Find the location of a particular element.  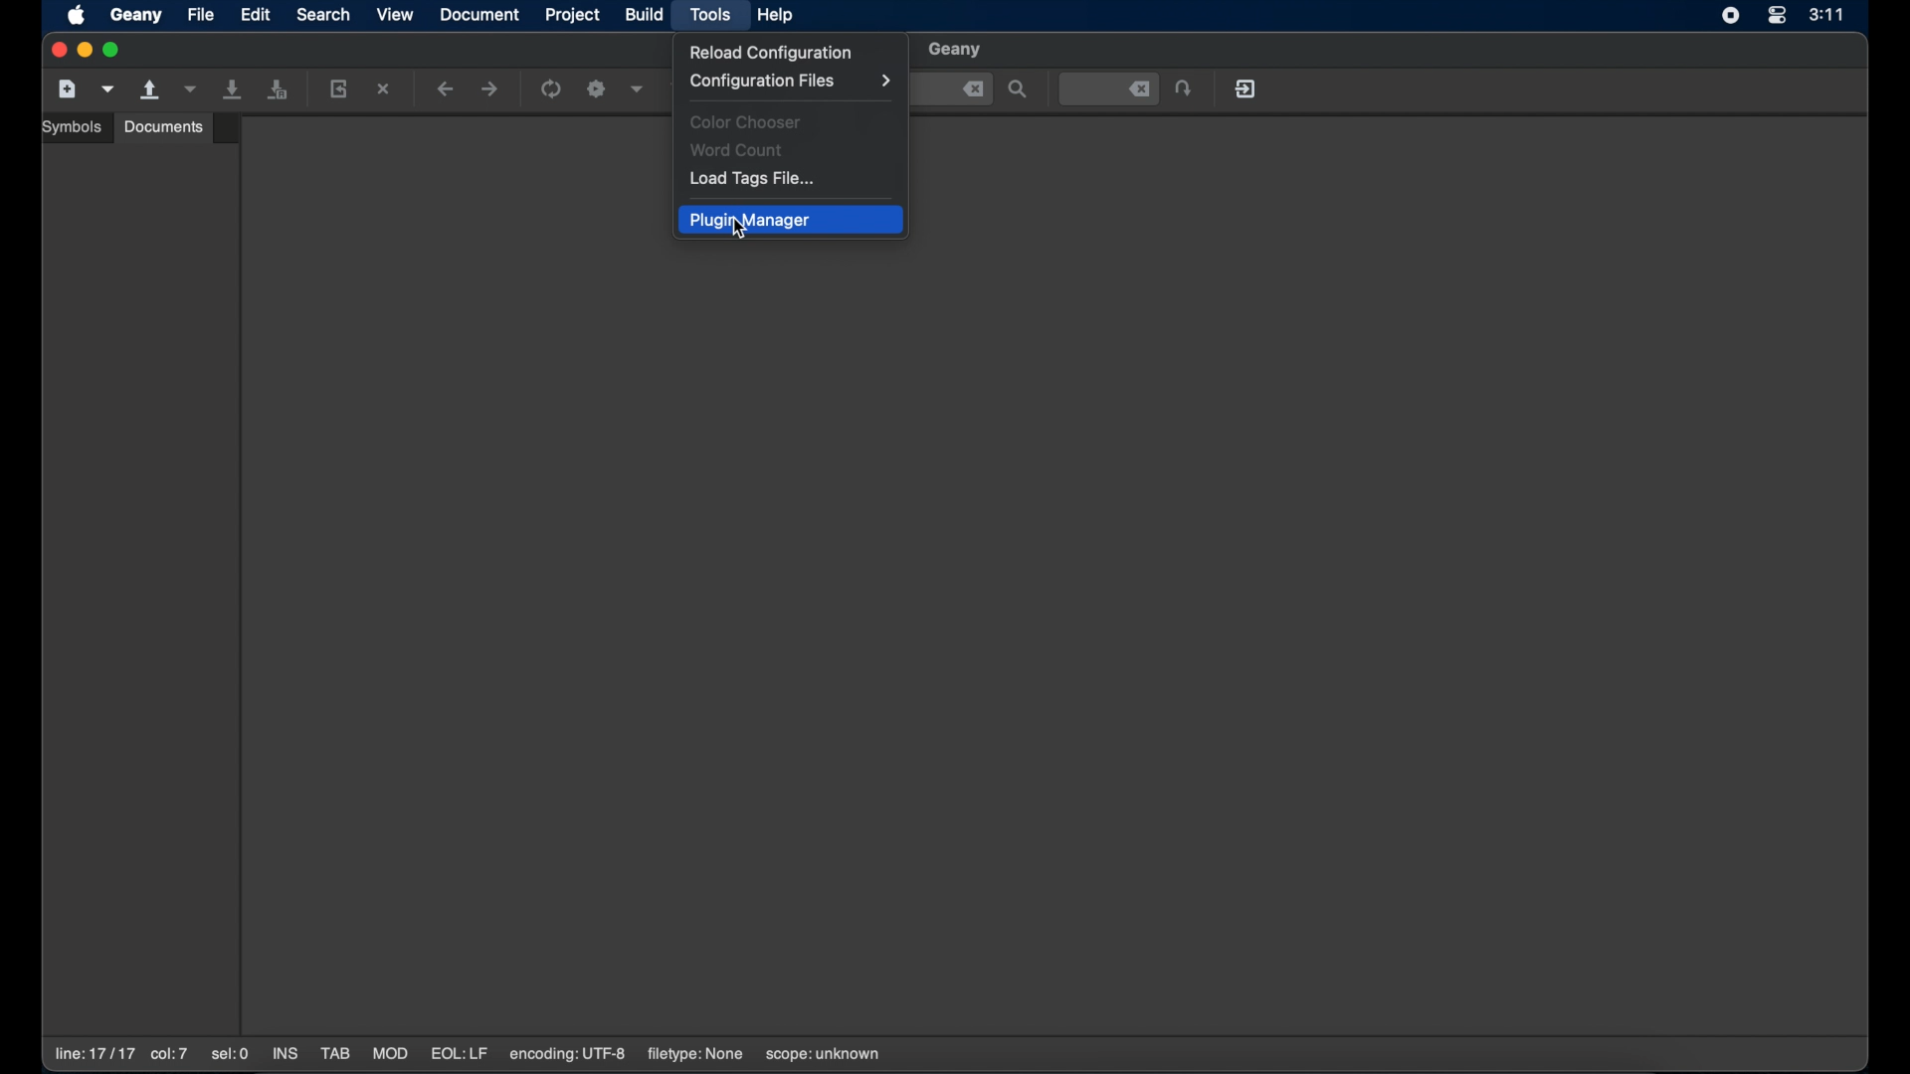

maximize is located at coordinates (114, 50).